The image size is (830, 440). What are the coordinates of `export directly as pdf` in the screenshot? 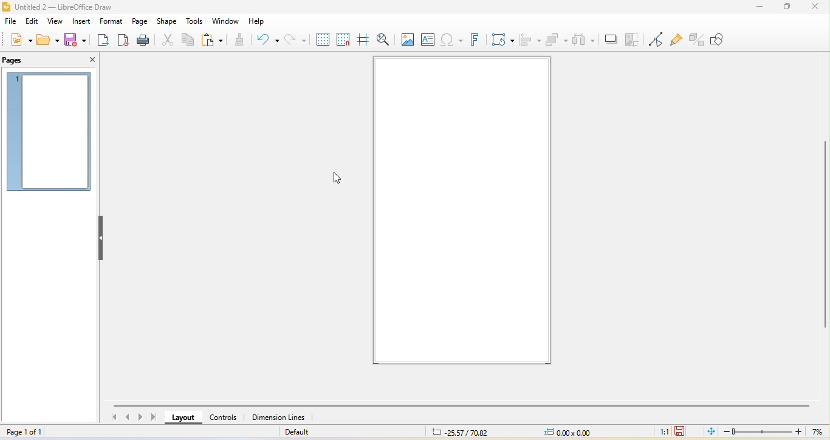 It's located at (123, 40).